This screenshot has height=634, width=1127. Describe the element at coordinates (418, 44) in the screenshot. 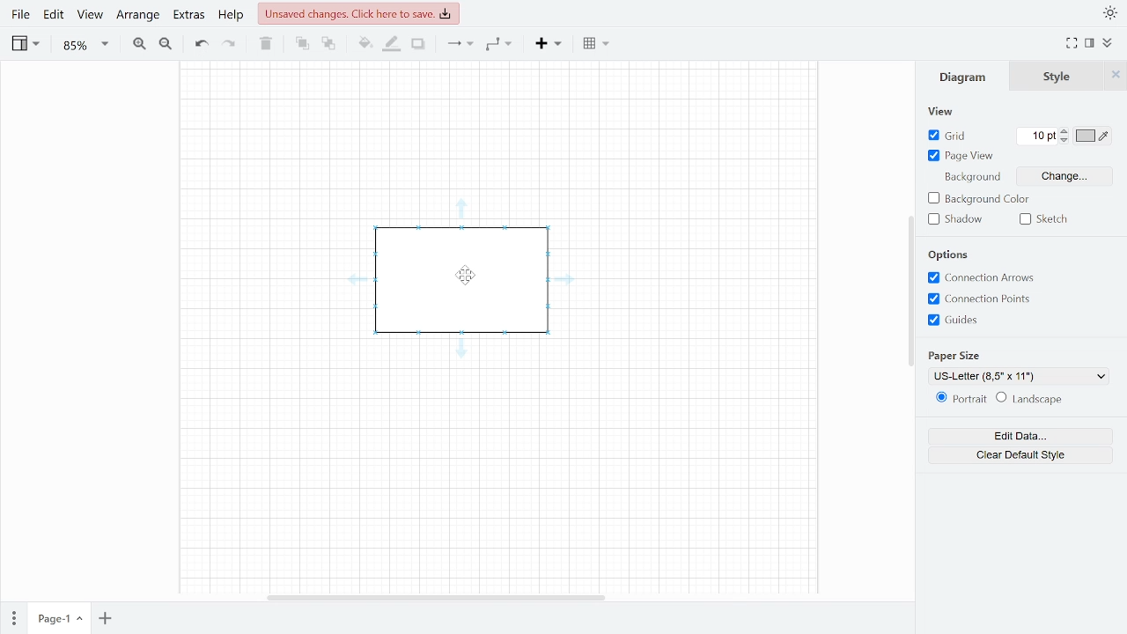

I see `Shadow` at that location.